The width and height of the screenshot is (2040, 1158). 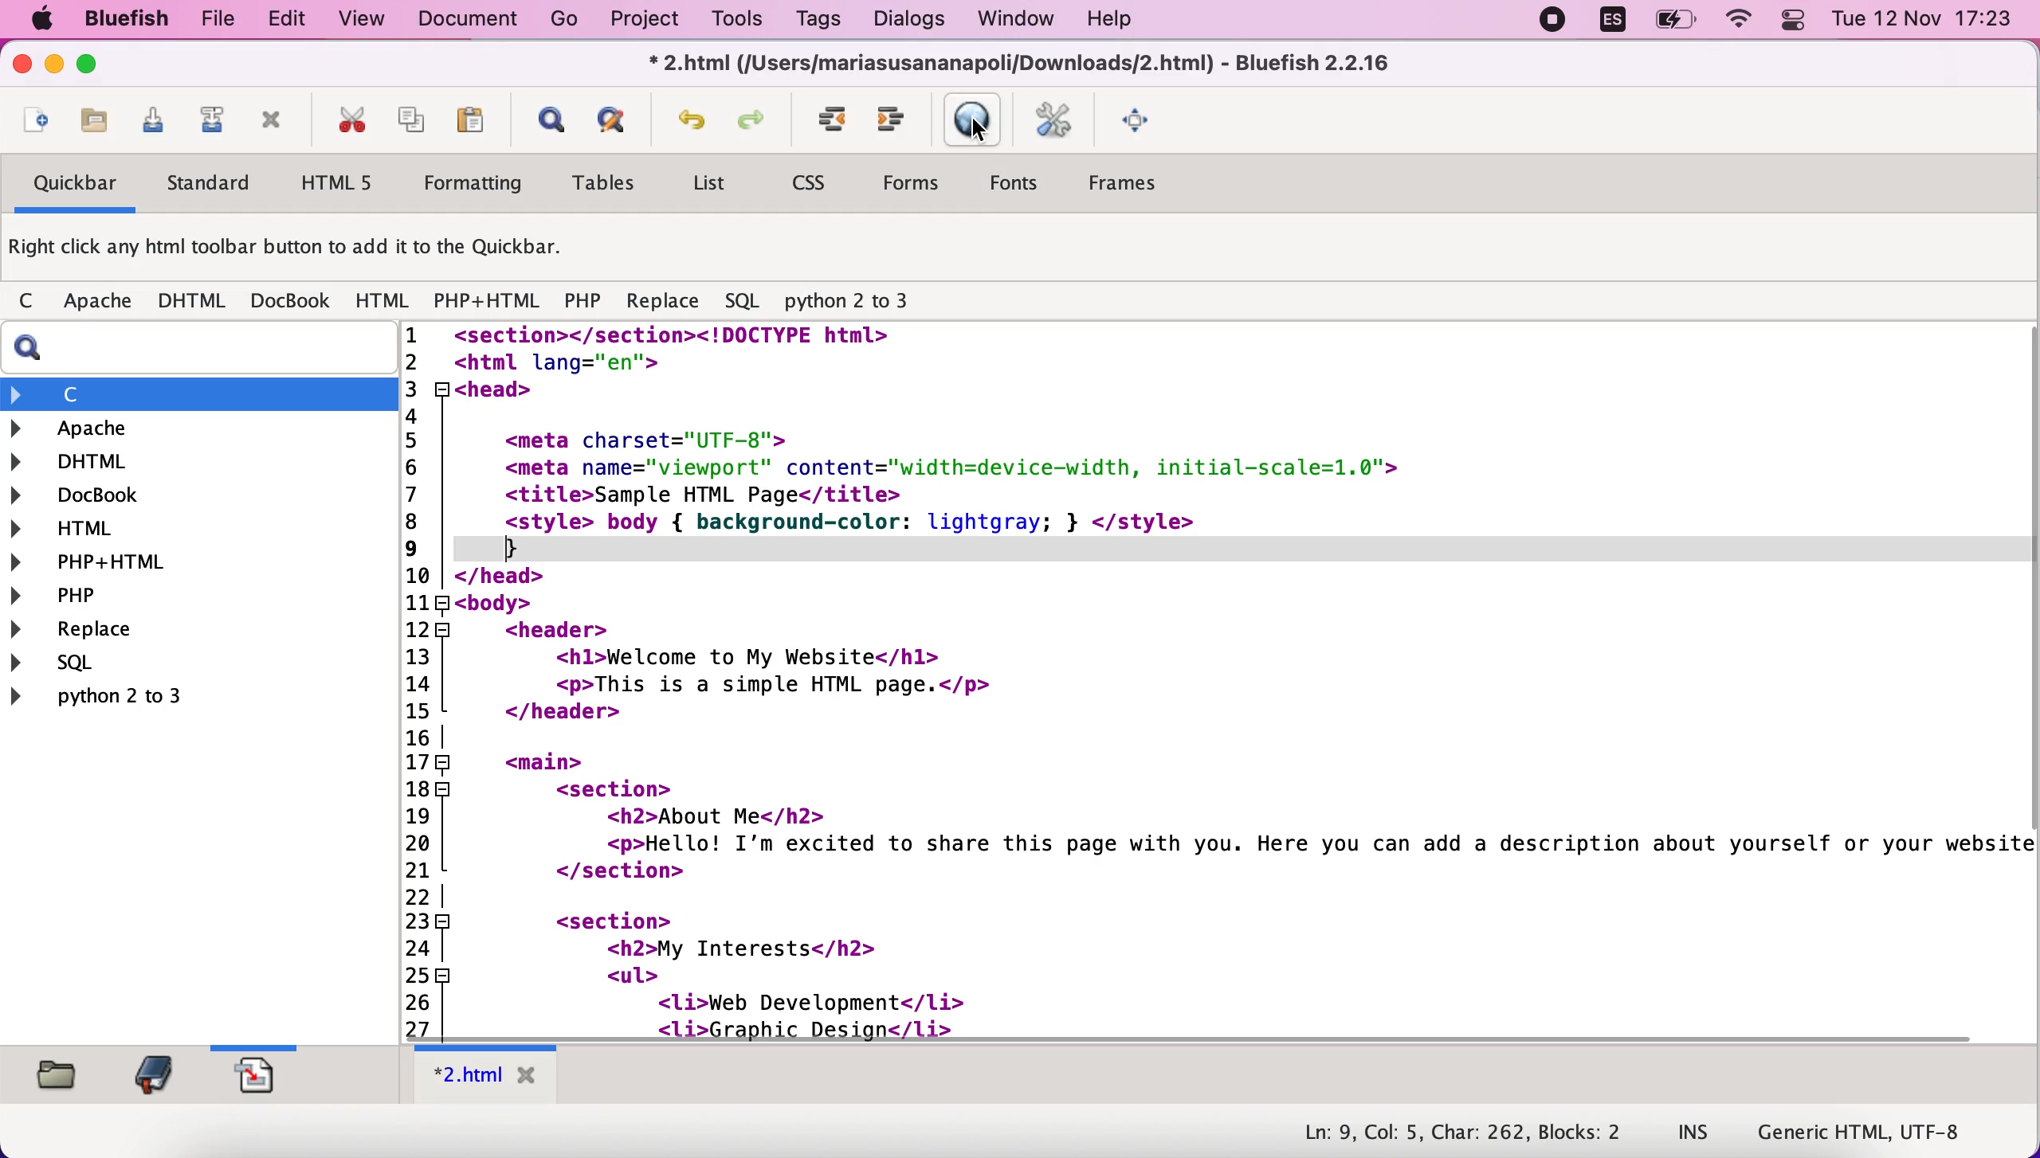 I want to click on redo, so click(x=752, y=120).